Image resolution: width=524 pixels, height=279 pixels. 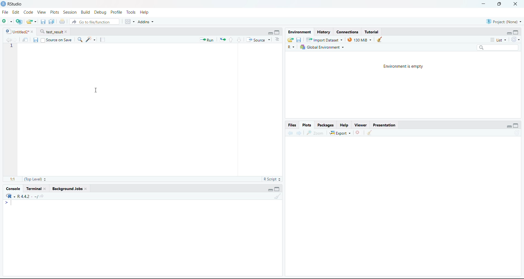 I want to click on Save workspace as, so click(x=299, y=39).